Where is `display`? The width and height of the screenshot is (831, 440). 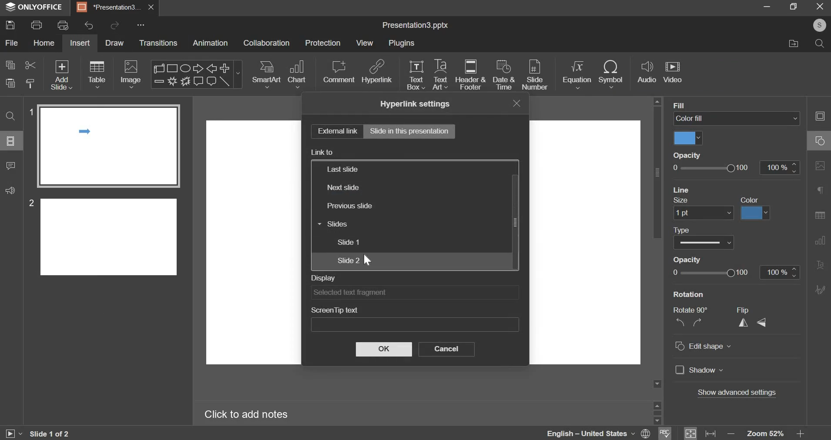 display is located at coordinates (323, 278).